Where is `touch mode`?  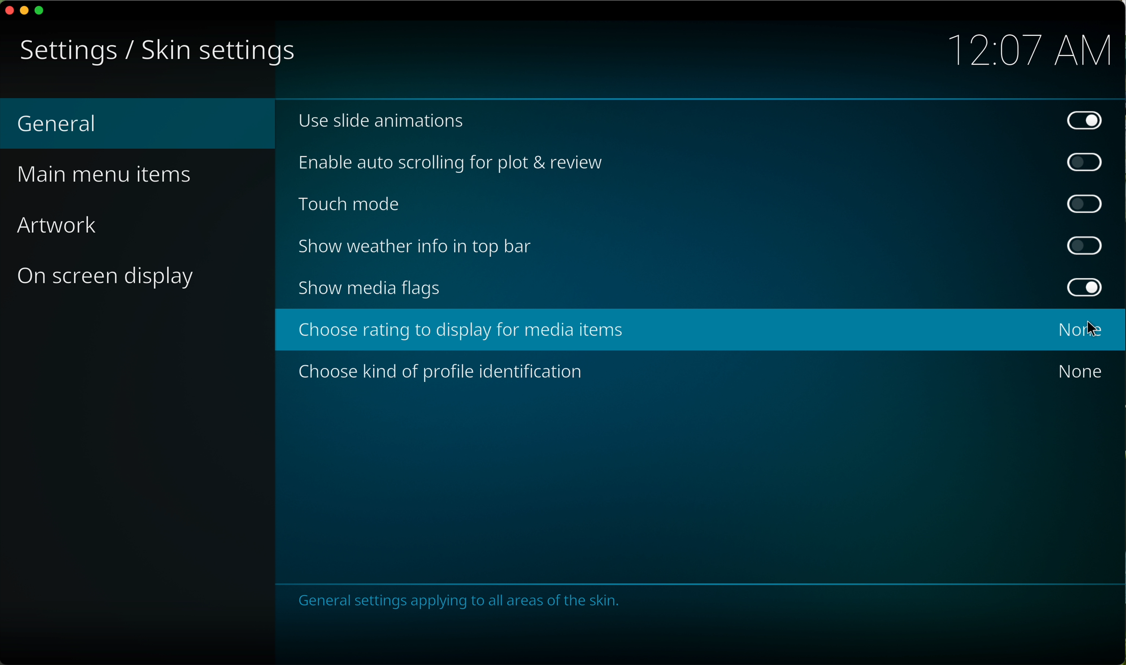
touch mode is located at coordinates (698, 203).